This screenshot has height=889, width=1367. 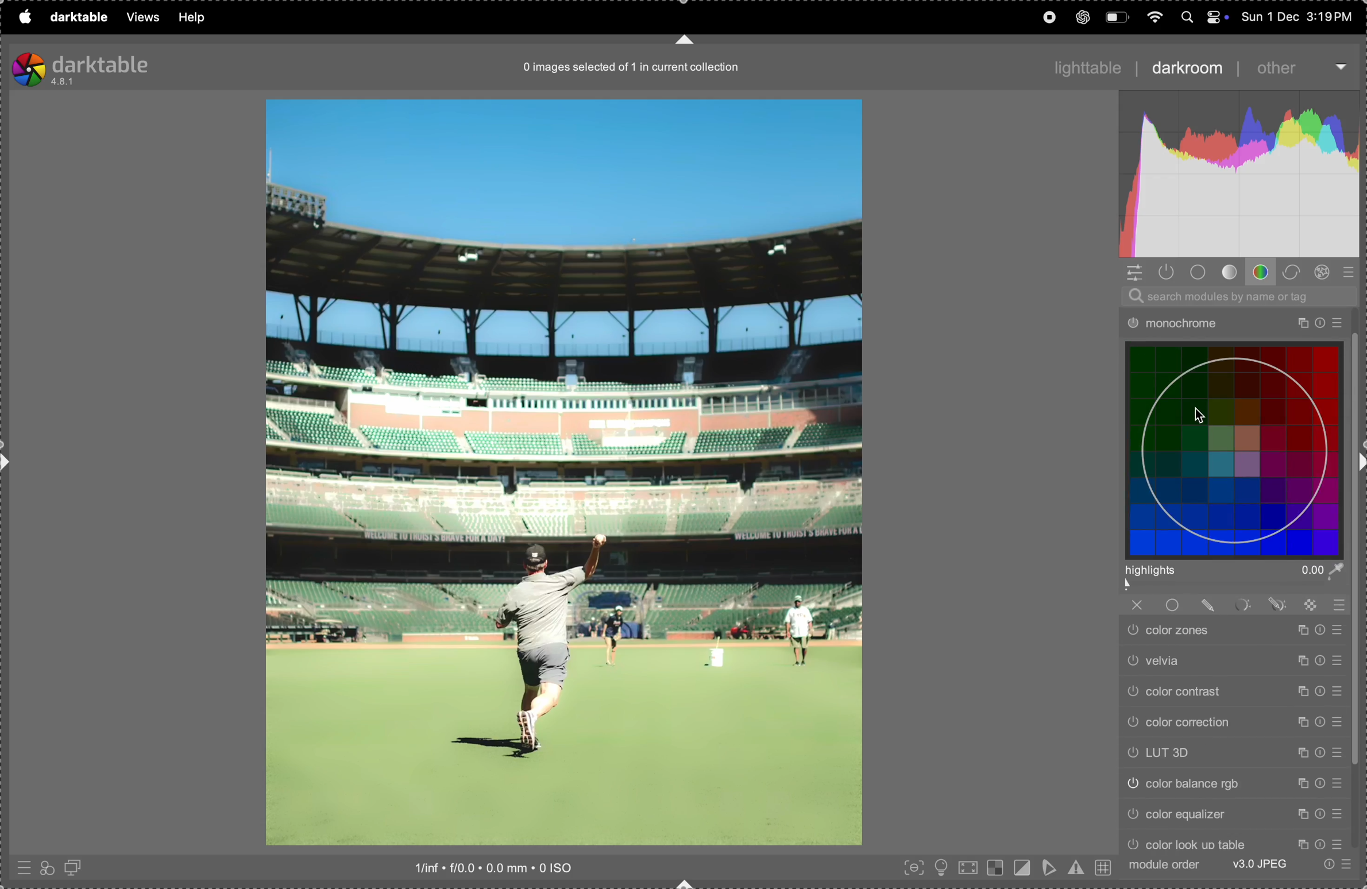 I want to click on Cursor on Color box , so click(x=1199, y=414).